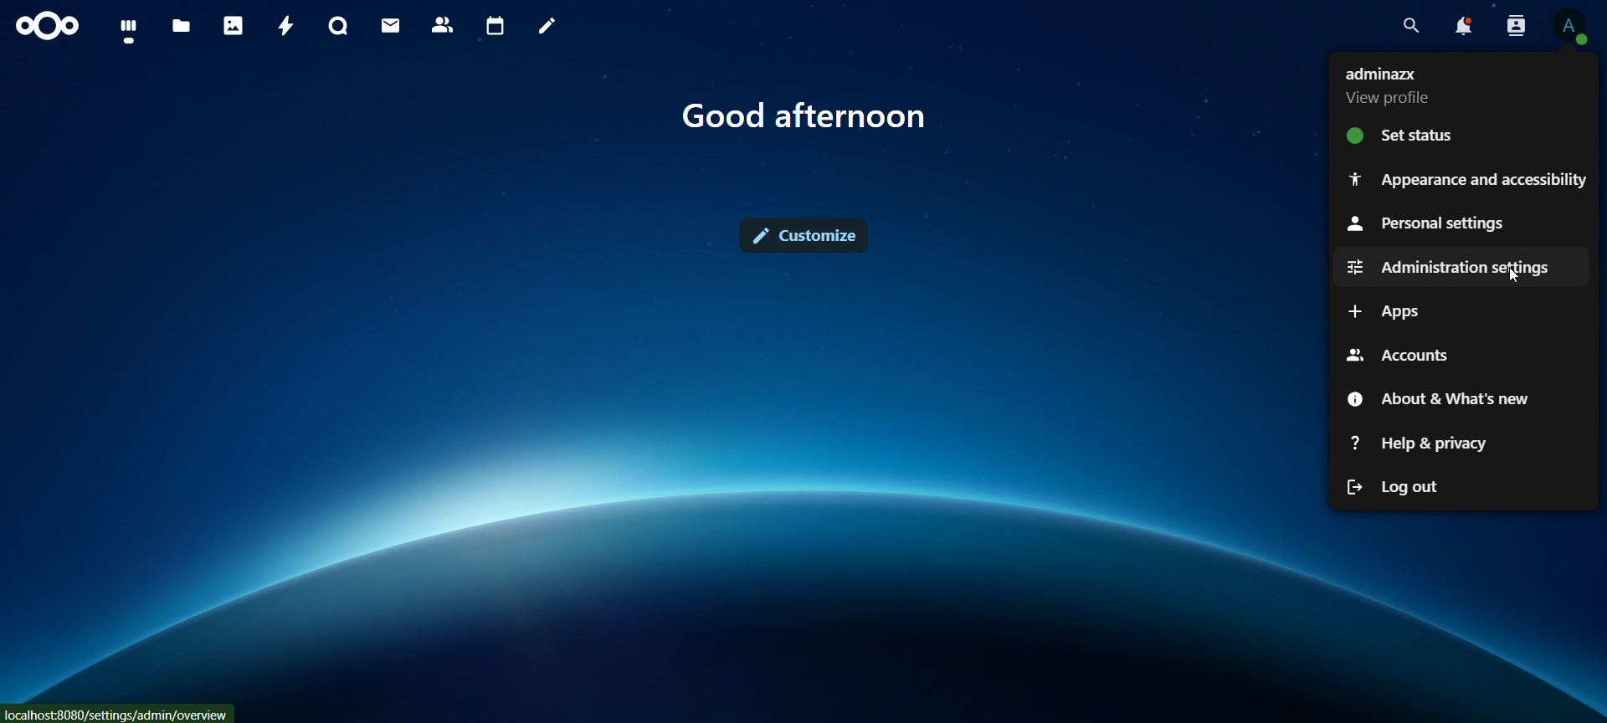 The width and height of the screenshot is (1607, 723). What do you see at coordinates (1445, 400) in the screenshot?
I see `about & what's new` at bounding box center [1445, 400].